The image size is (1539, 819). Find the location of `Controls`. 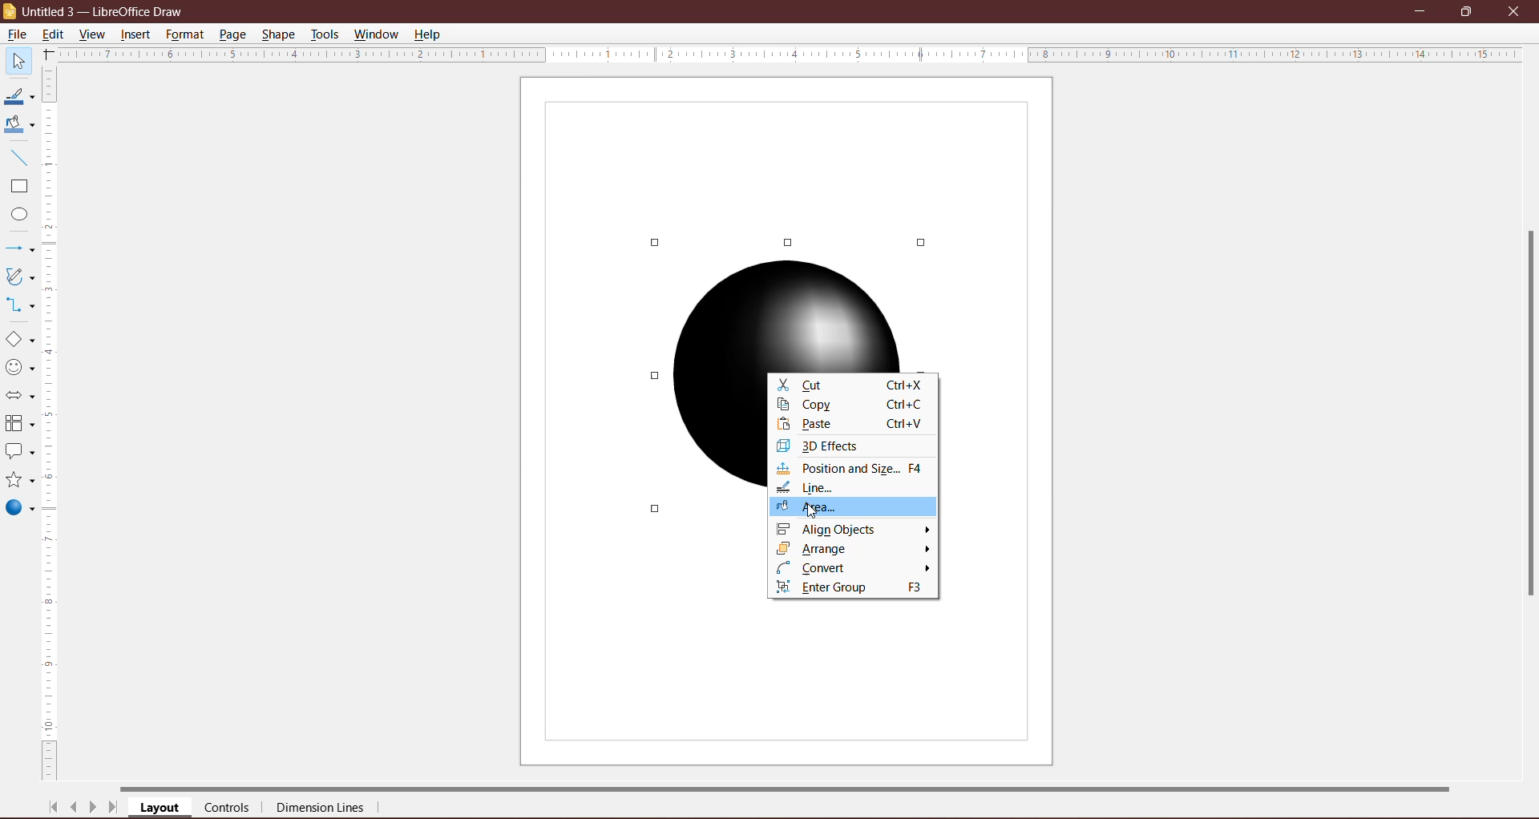

Controls is located at coordinates (232, 809).